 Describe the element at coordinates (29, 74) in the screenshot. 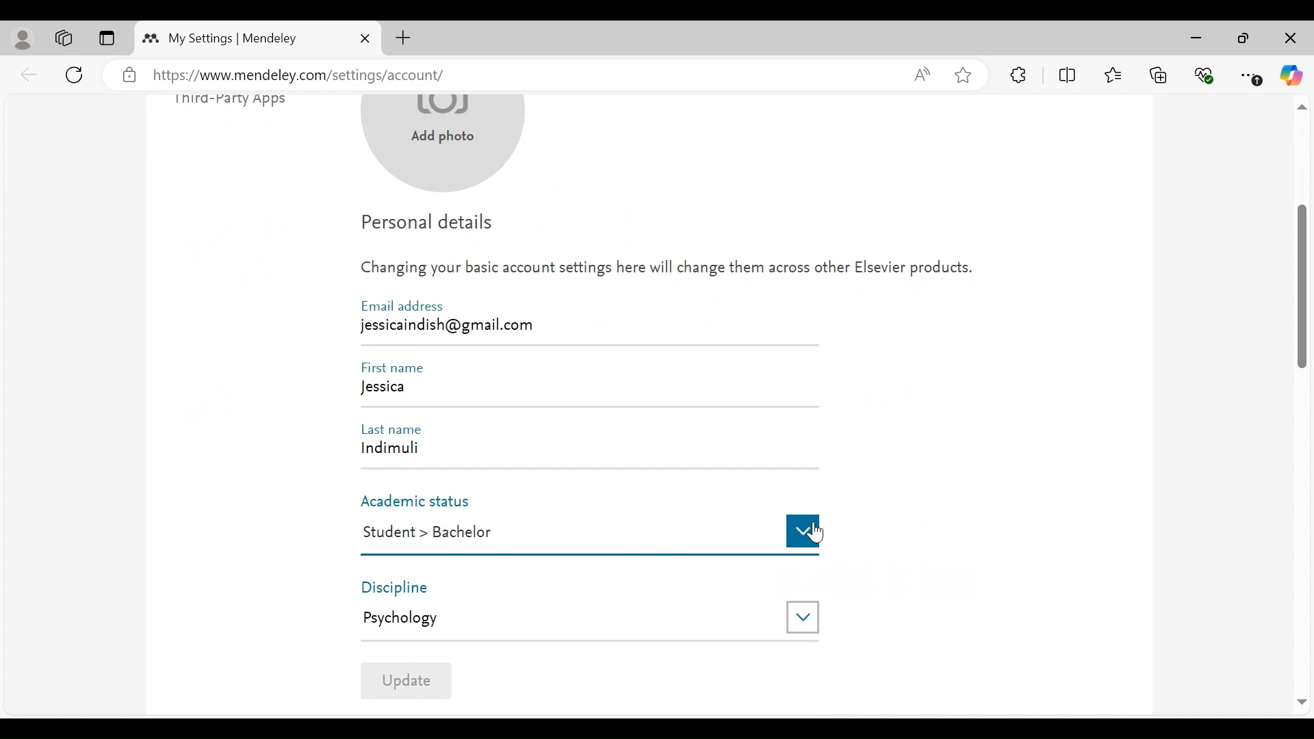

I see ` back` at that location.